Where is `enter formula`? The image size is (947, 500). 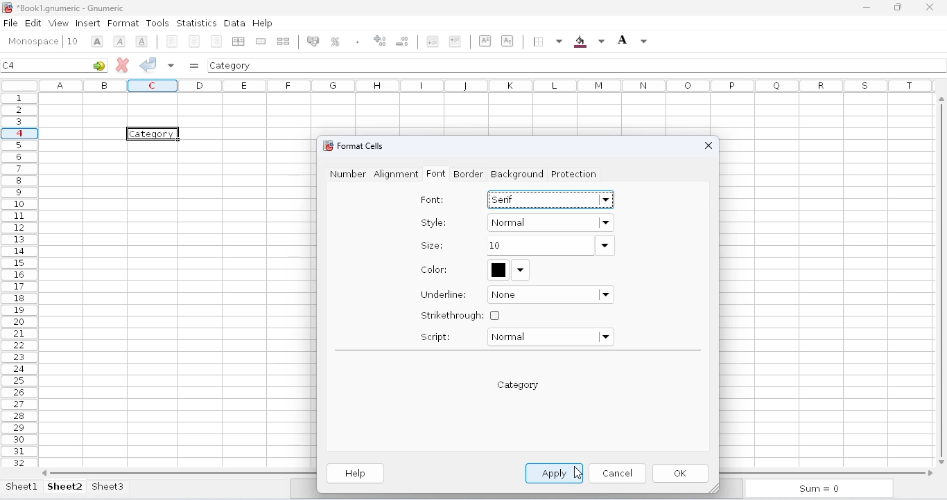
enter formula is located at coordinates (194, 66).